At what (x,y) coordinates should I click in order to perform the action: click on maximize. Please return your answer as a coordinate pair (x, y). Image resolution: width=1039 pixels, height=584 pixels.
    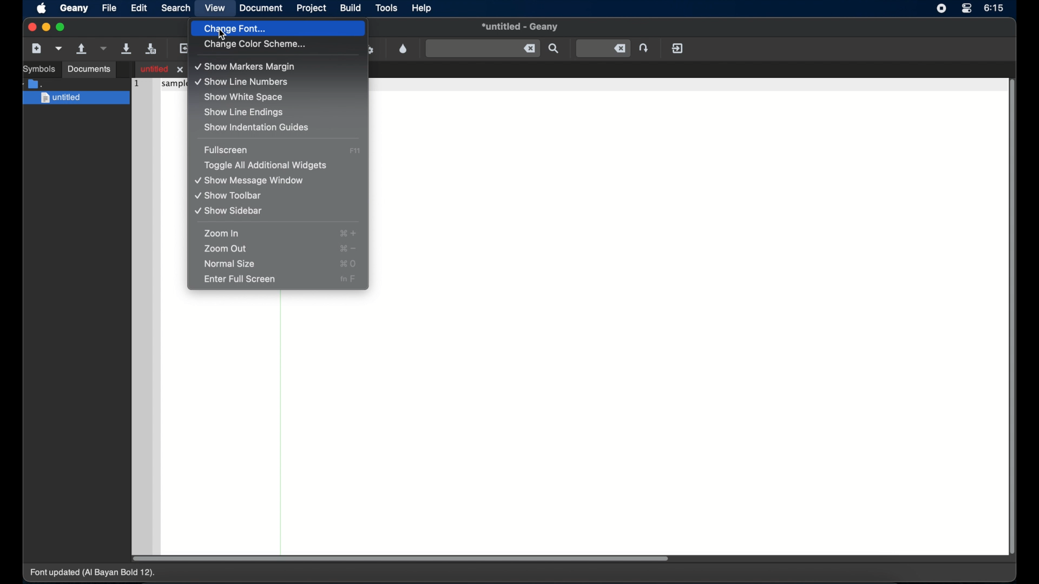
    Looking at the image, I should click on (62, 27).